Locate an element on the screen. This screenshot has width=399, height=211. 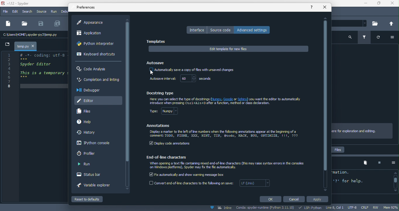
ipython console is located at coordinates (92, 143).